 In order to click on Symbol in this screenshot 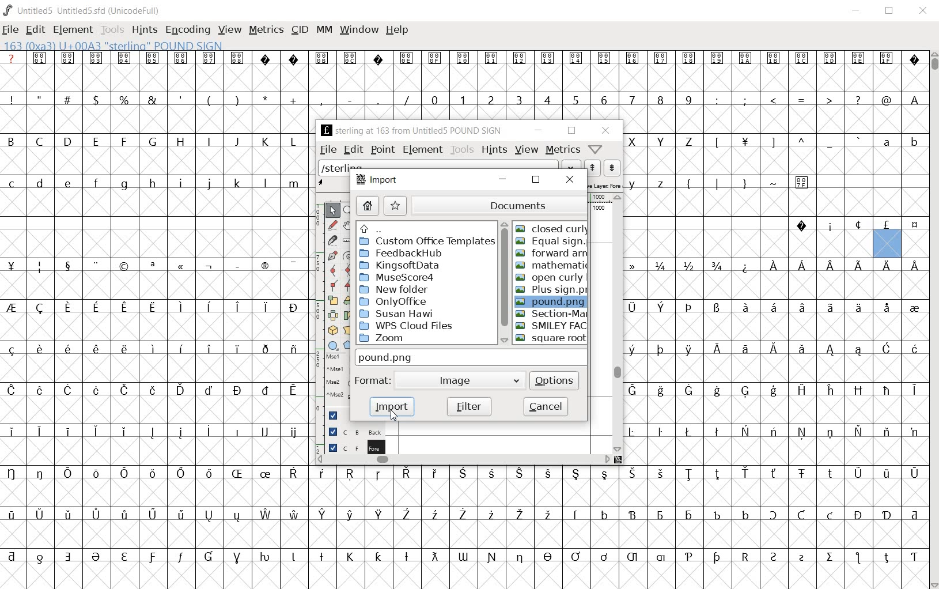, I will do `click(857, 225)`.